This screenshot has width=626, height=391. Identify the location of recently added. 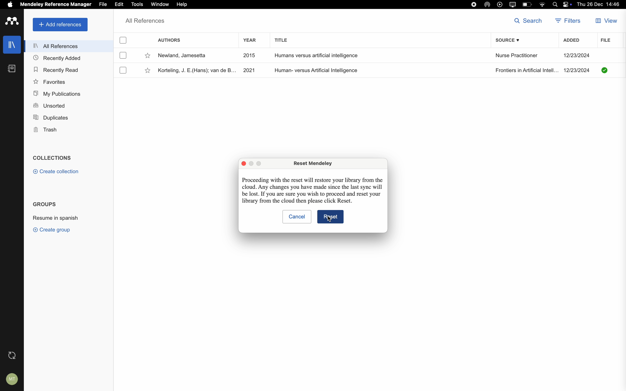
(59, 58).